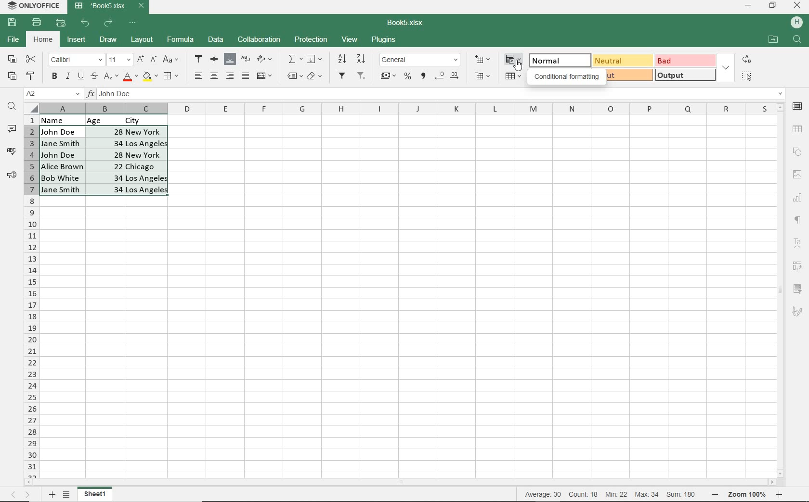 The image size is (809, 502). Describe the element at coordinates (403, 483) in the screenshot. I see `SCROLLBAR` at that location.